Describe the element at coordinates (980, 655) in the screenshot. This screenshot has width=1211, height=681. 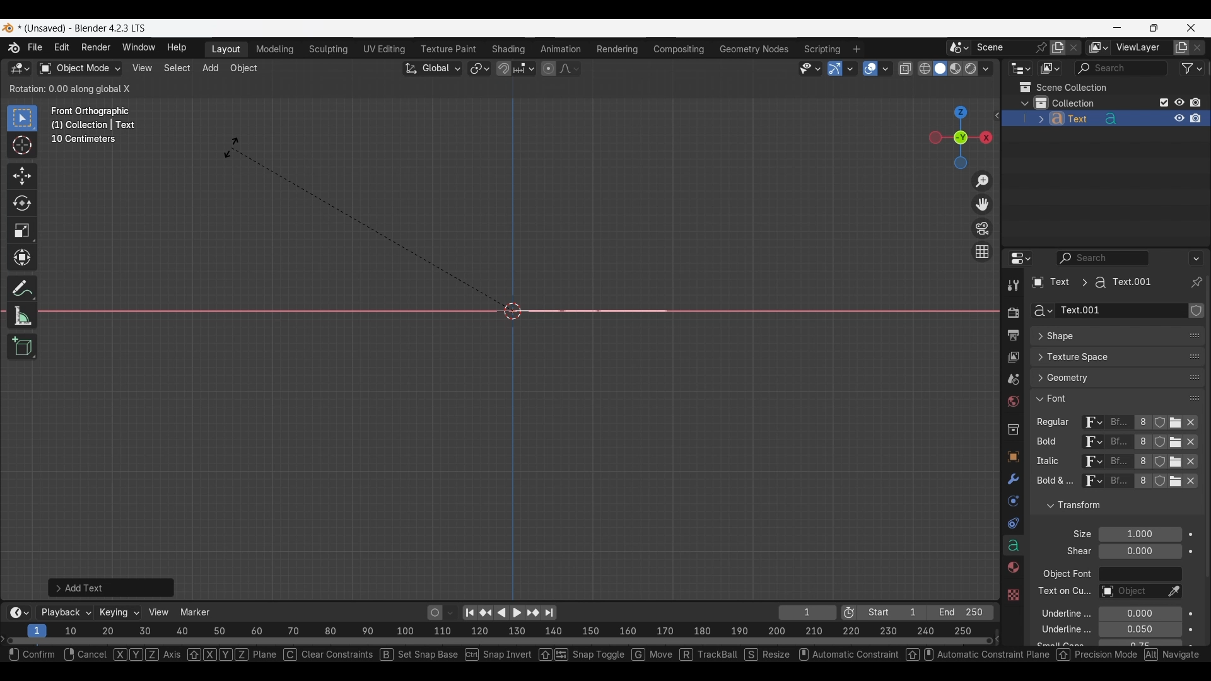
I see `automatic constraint panael` at that location.